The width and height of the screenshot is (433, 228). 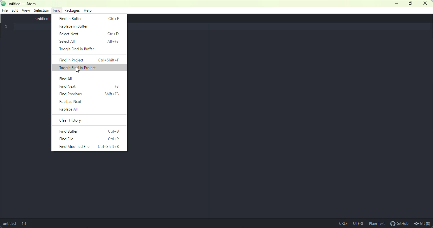 What do you see at coordinates (79, 120) in the screenshot?
I see `clear history` at bounding box center [79, 120].